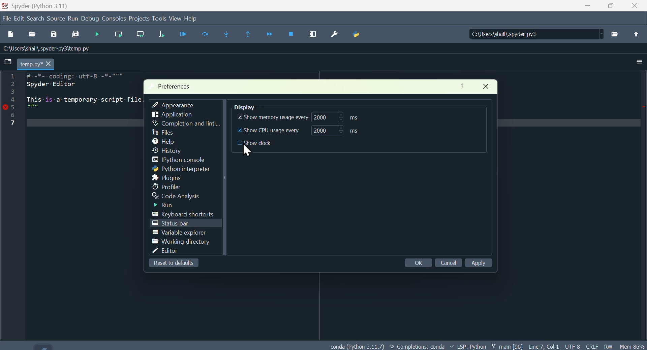  Describe the element at coordinates (13, 34) in the screenshot. I see `New file` at that location.